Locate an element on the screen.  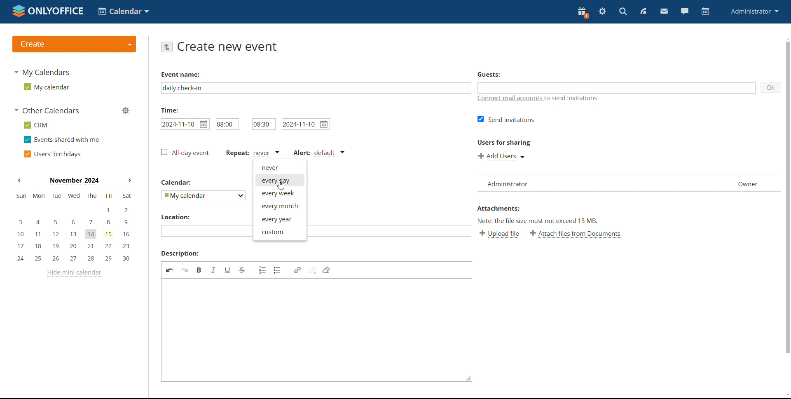
chat is located at coordinates (684, 11).